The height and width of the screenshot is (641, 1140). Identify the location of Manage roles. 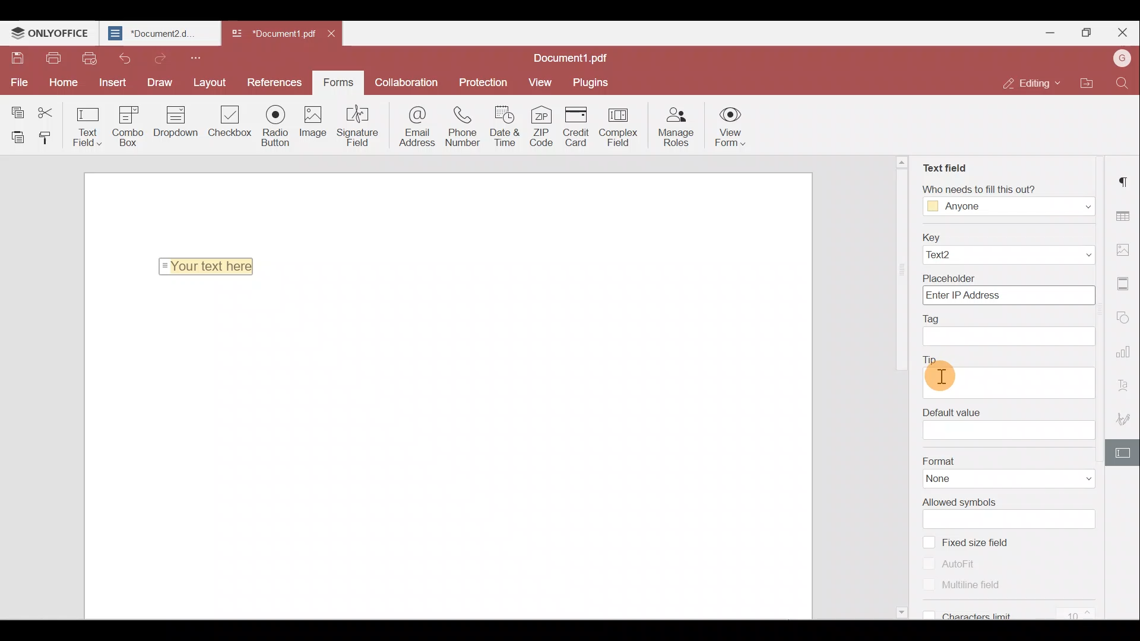
(679, 128).